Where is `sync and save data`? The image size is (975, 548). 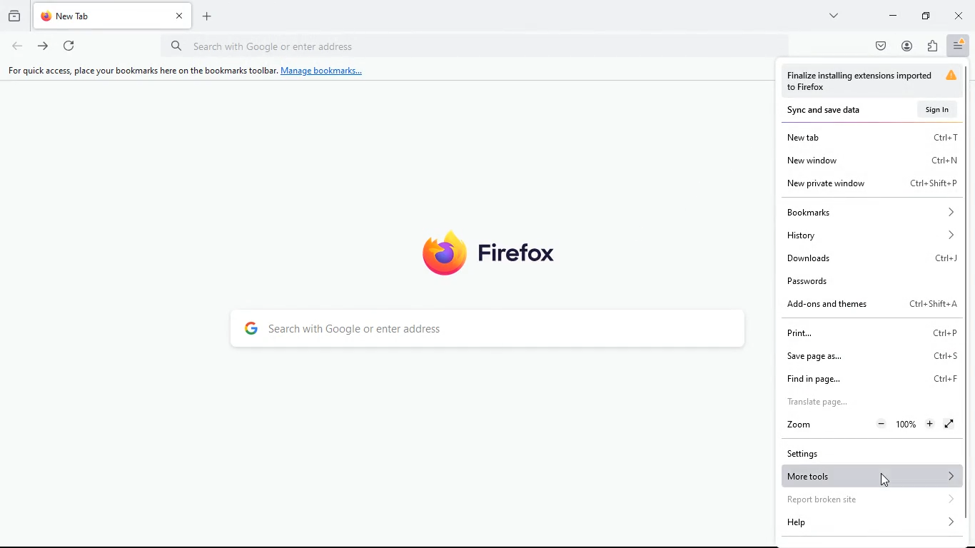
sync and save data is located at coordinates (834, 111).